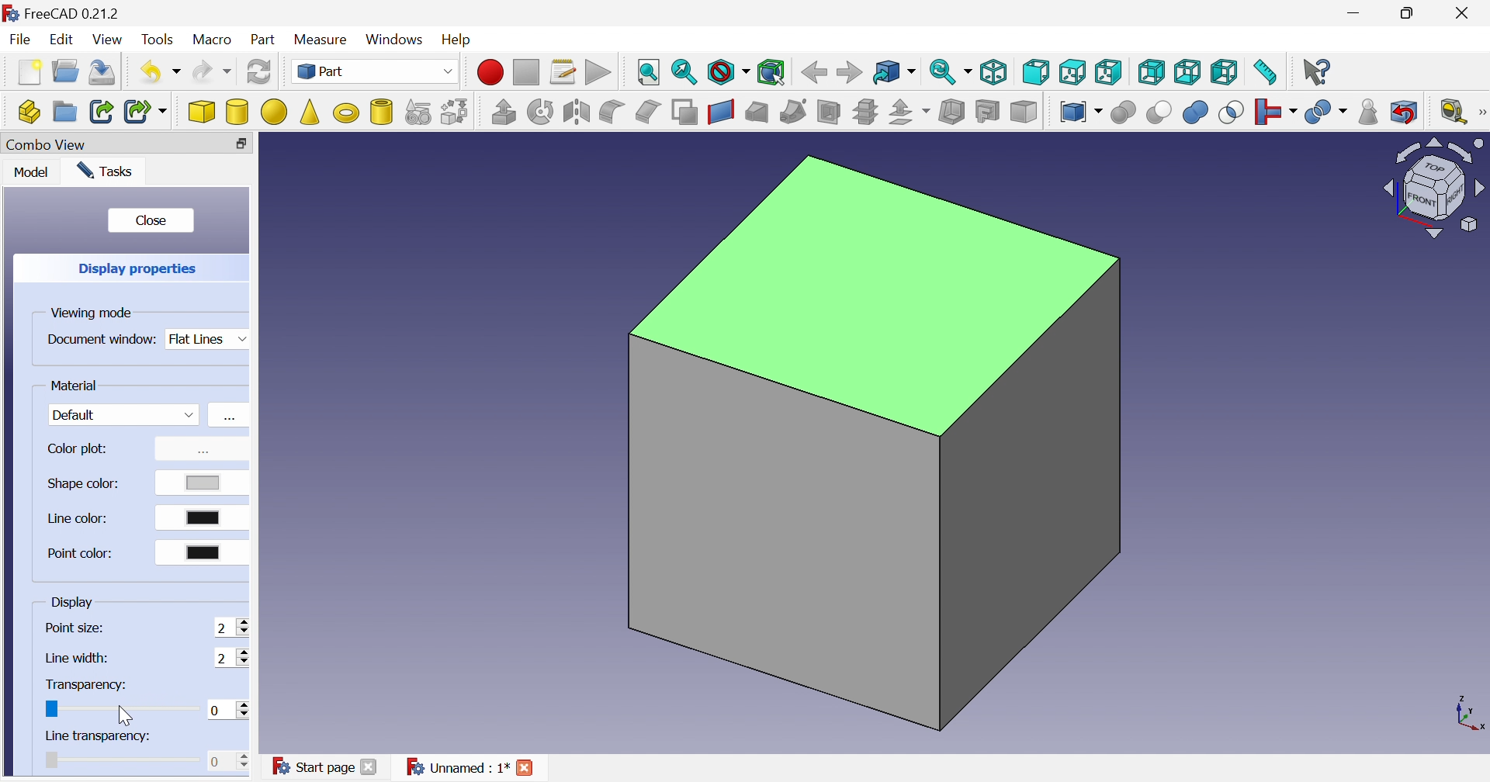 This screenshot has height=782, width=1490. What do you see at coordinates (106, 171) in the screenshot?
I see `Tasks` at bounding box center [106, 171].